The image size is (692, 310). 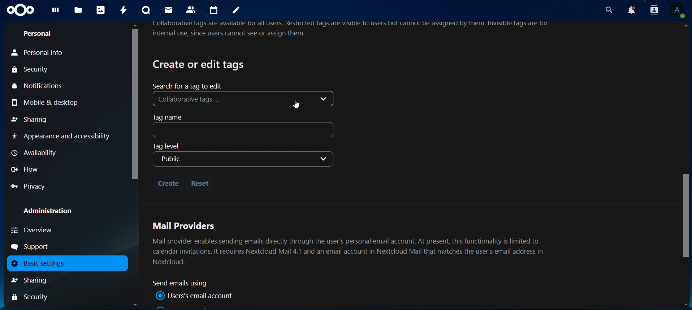 I want to click on Scrollbar, so click(x=684, y=166).